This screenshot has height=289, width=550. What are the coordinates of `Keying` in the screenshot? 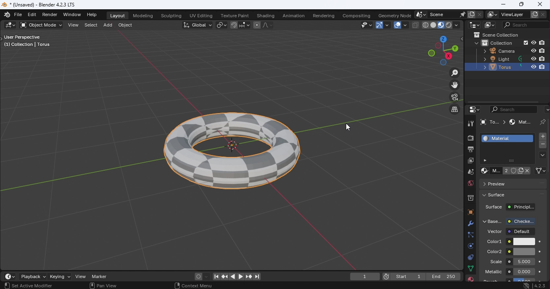 It's located at (59, 277).